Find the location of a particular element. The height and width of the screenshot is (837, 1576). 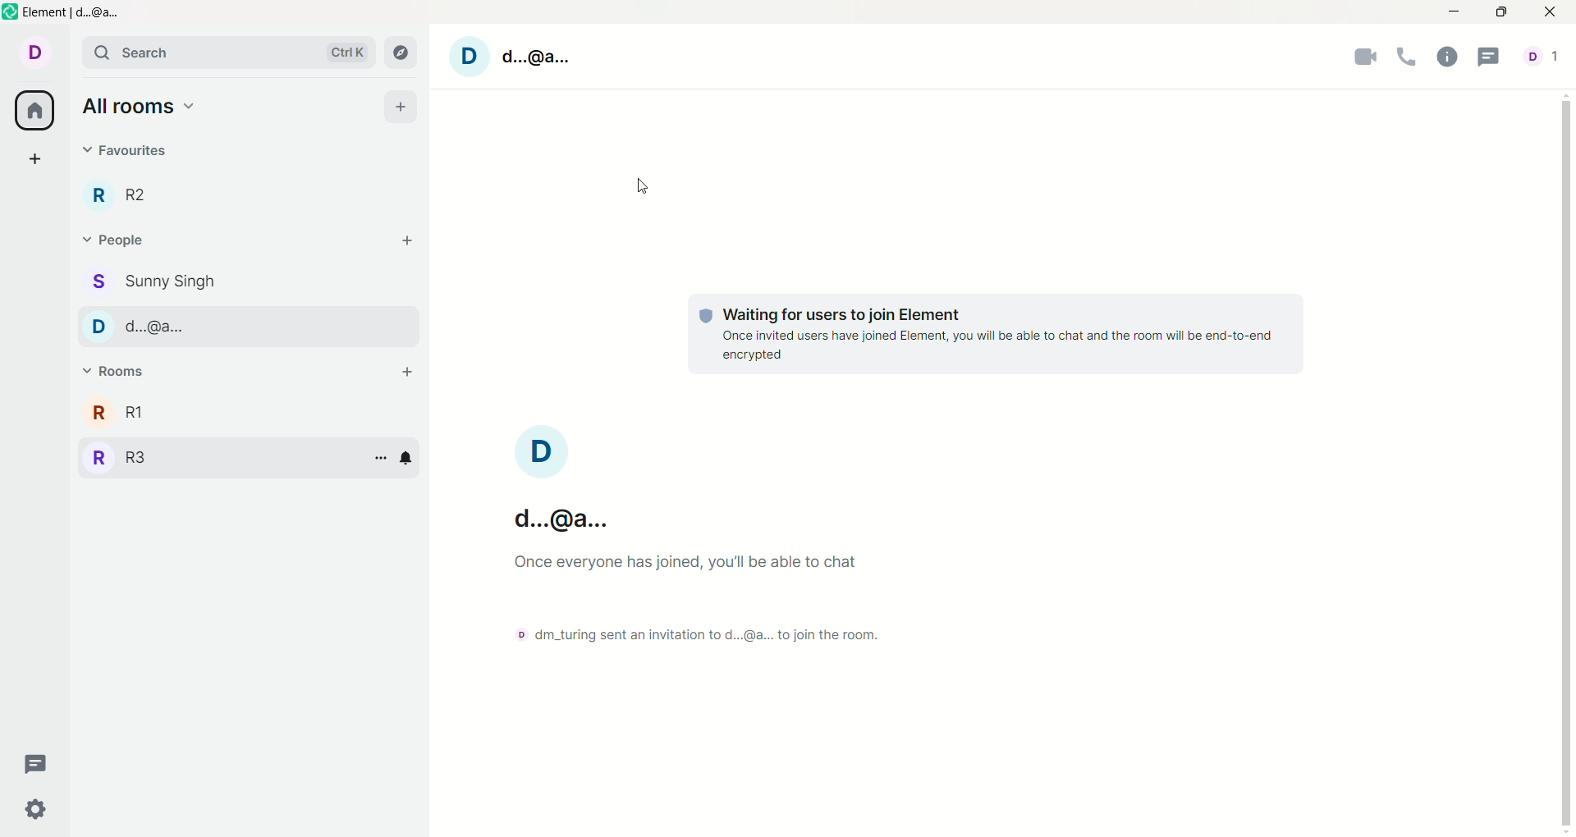

voice call is located at coordinates (1408, 58).